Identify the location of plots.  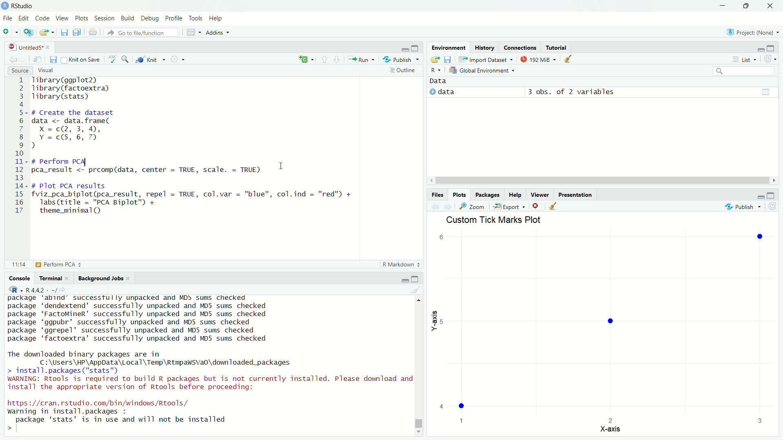
(82, 19).